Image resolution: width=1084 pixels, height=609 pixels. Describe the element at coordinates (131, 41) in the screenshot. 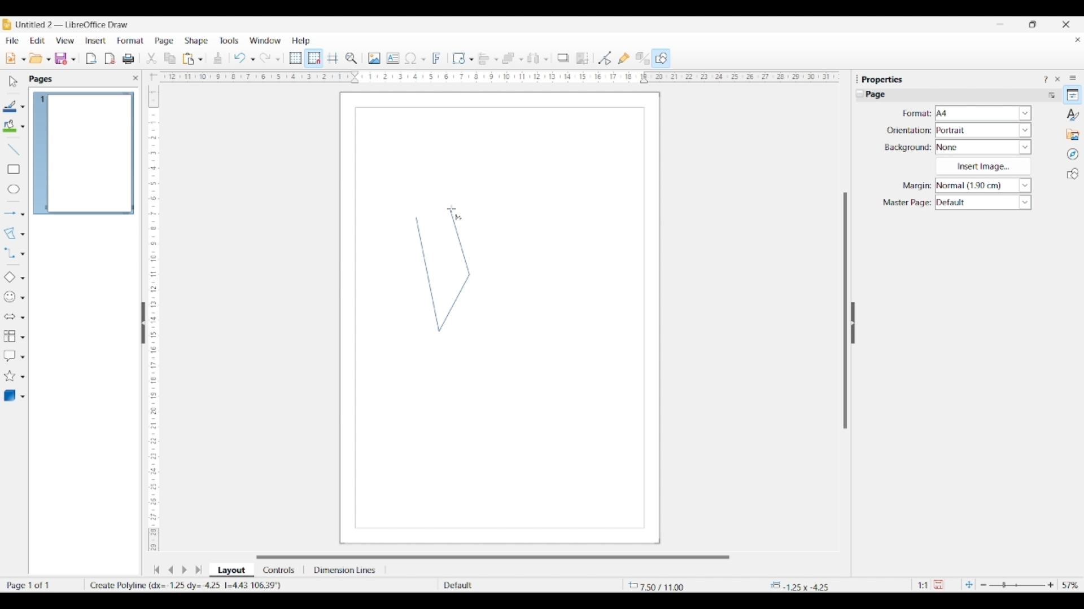

I see `Format` at that location.